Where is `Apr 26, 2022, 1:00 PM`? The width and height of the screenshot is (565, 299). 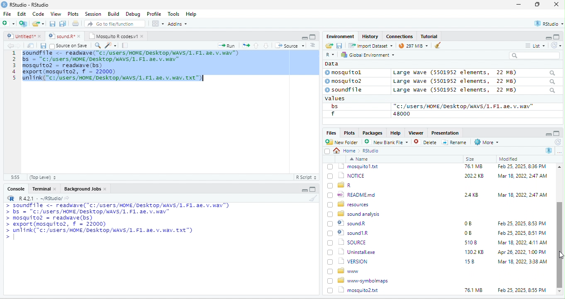 Apr 26, 2022, 1:00 PM is located at coordinates (523, 292).